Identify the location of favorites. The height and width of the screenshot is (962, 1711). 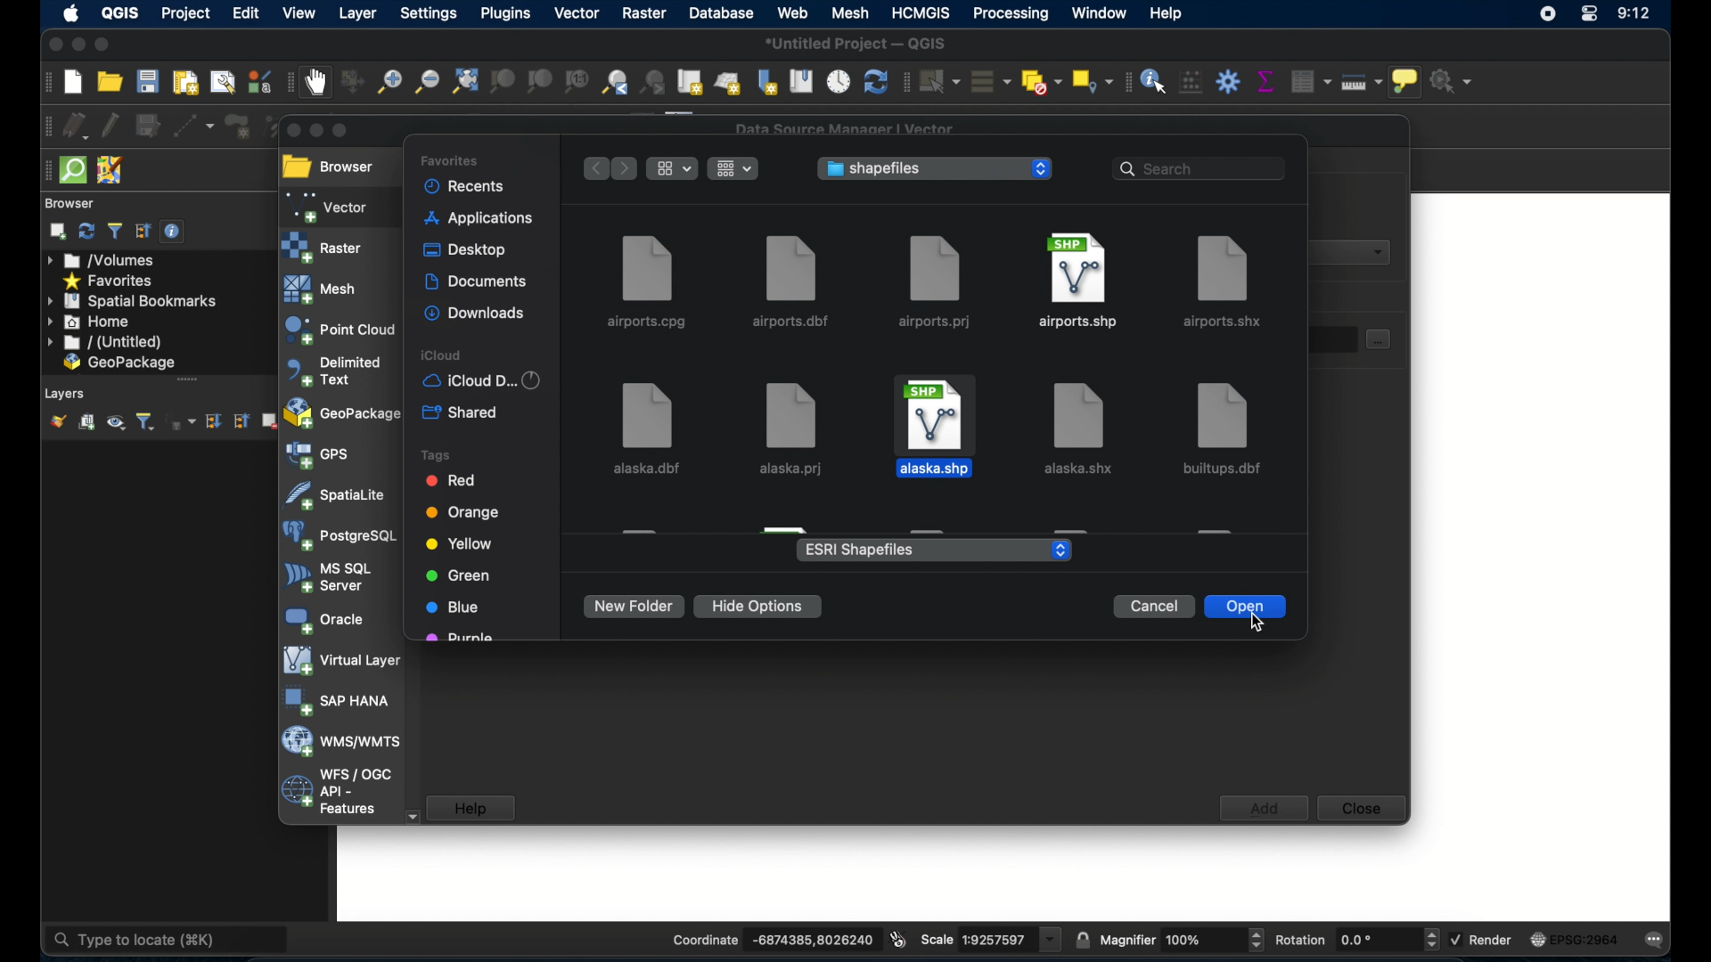
(110, 280).